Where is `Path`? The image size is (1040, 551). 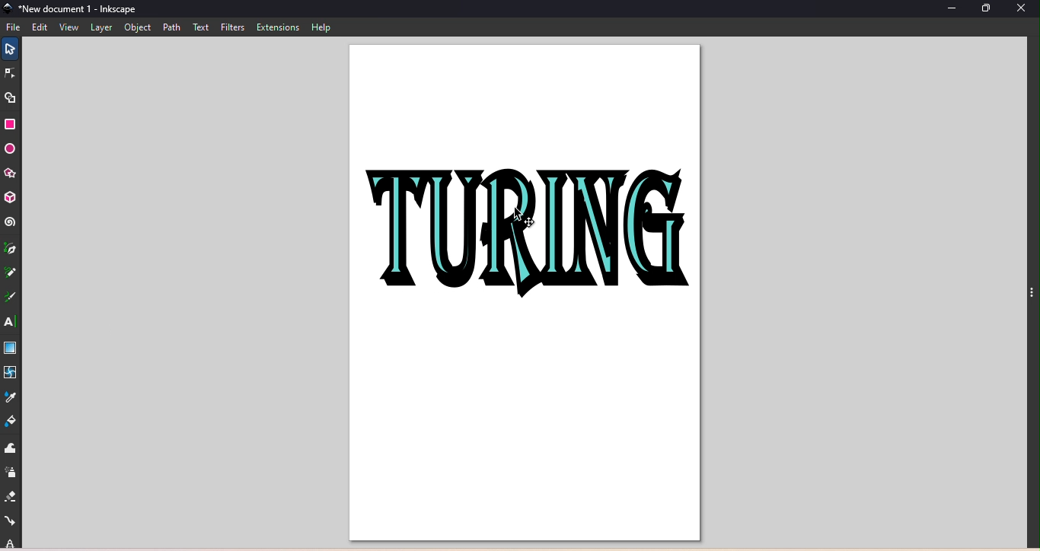
Path is located at coordinates (171, 27).